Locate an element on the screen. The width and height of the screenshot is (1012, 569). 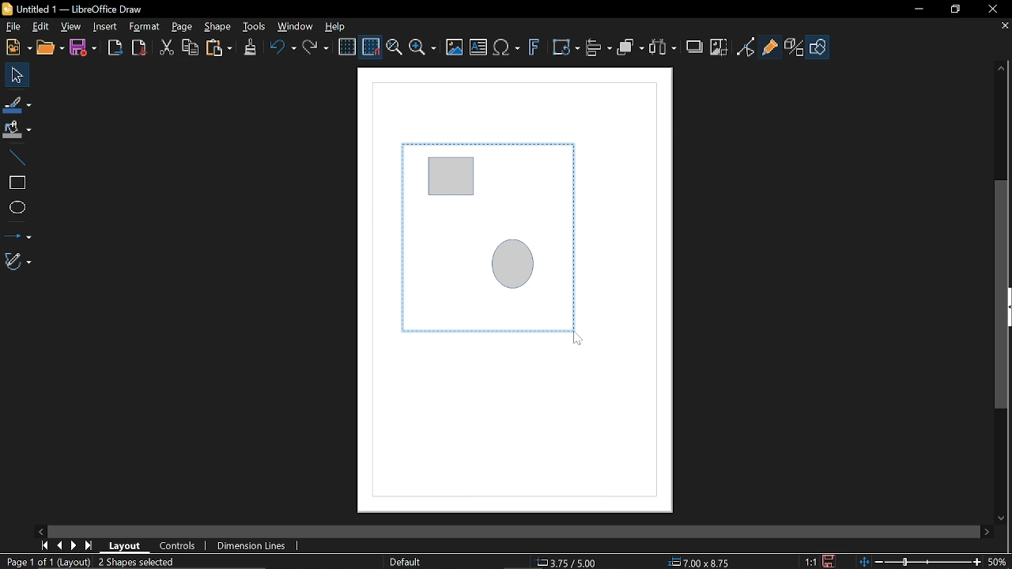
Last page is located at coordinates (91, 546).